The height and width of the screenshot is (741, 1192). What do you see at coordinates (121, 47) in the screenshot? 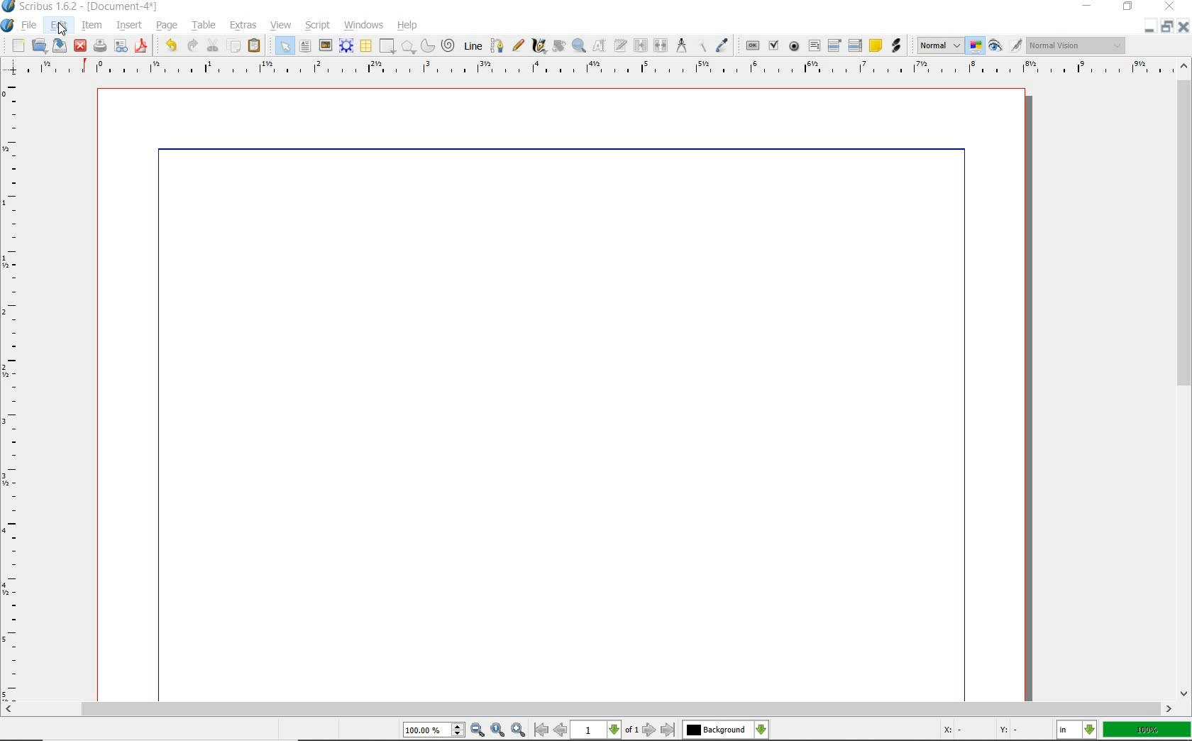
I see `preflight verifier` at bounding box center [121, 47].